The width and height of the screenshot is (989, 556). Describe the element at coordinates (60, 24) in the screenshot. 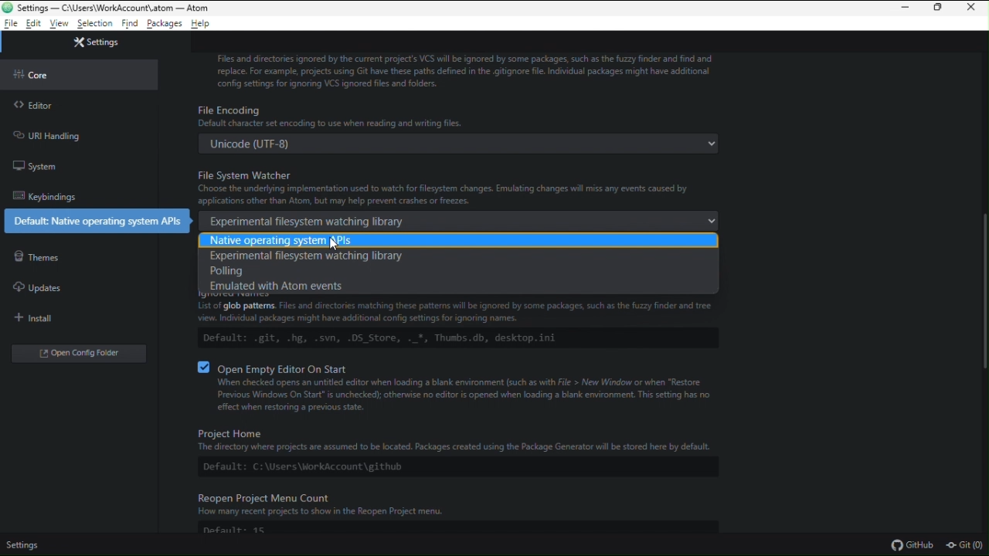

I see `View` at that location.